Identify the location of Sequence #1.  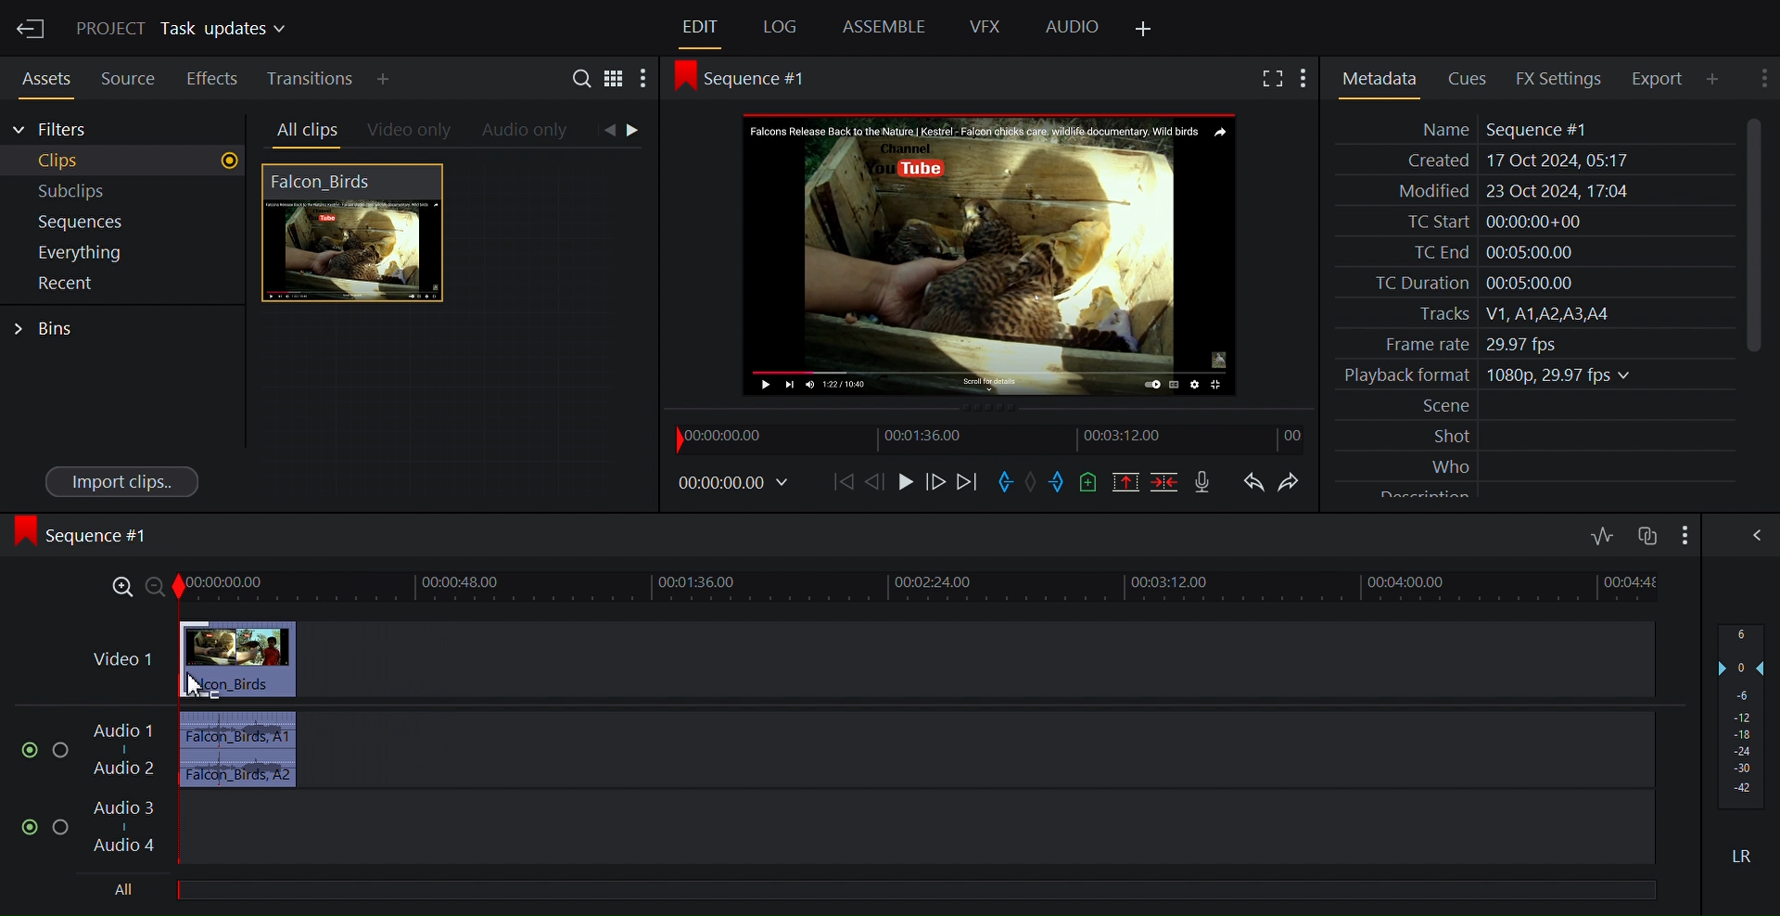
(753, 79).